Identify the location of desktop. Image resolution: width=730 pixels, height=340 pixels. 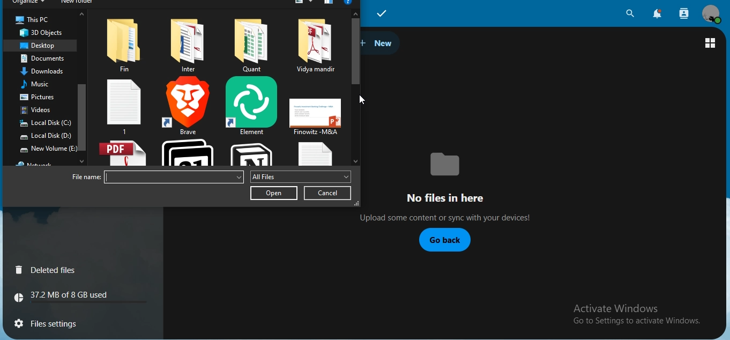
(38, 46).